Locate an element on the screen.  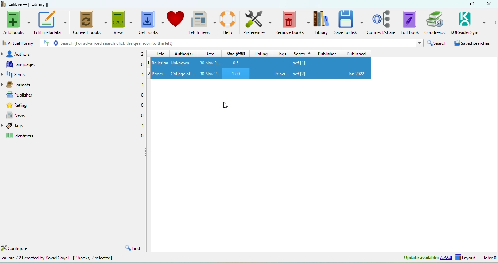
Get books is located at coordinates (151, 22).